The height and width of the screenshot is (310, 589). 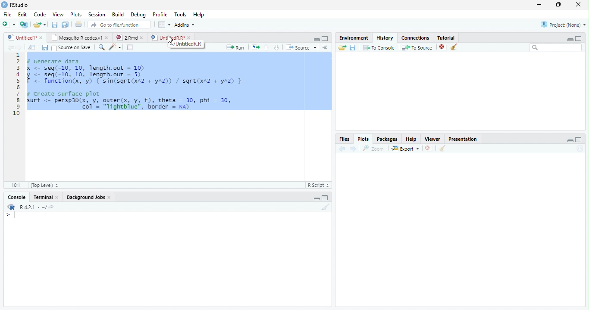 I want to click on minimize, so click(x=570, y=39).